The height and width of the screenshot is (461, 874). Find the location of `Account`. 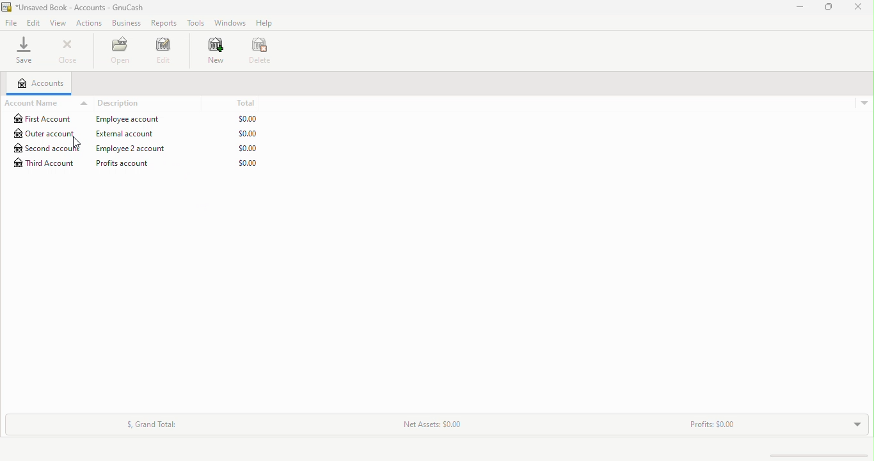

Account is located at coordinates (39, 83).